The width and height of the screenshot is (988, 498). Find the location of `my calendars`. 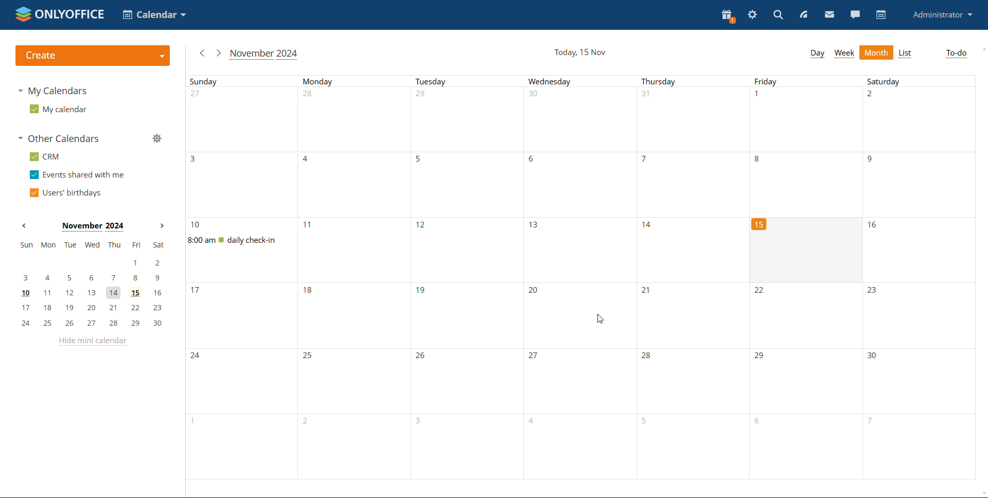

my calendars is located at coordinates (51, 91).